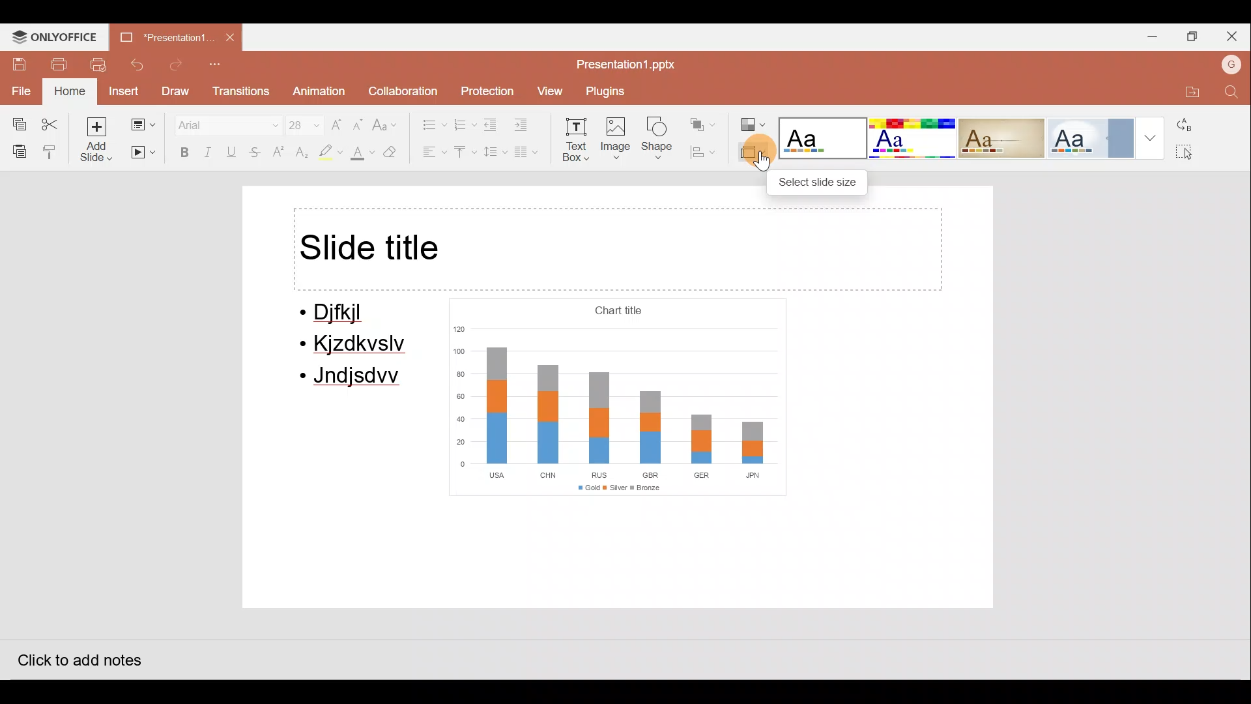 This screenshot has width=1251, height=704. Describe the element at coordinates (704, 120) in the screenshot. I see `Arrange shape` at that location.